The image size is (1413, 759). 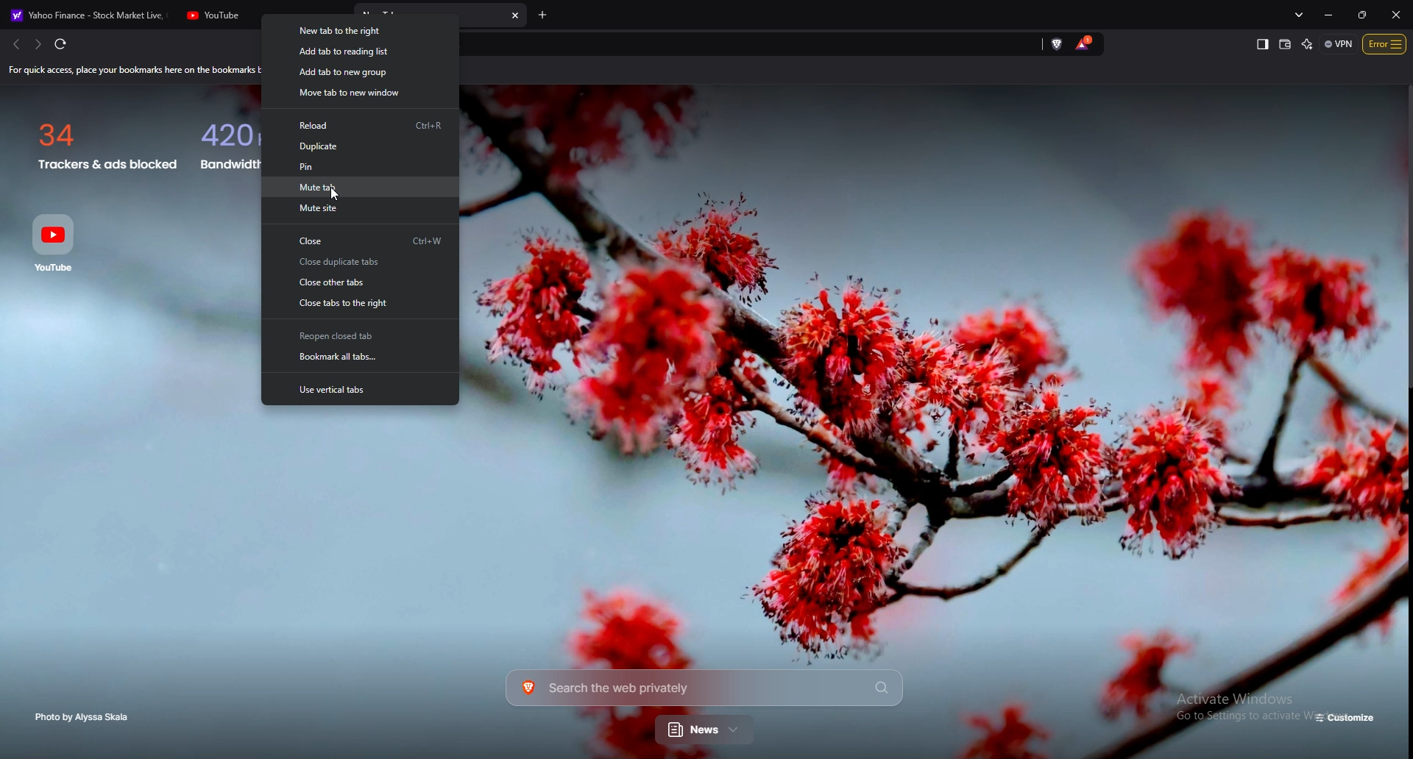 What do you see at coordinates (1301, 14) in the screenshot?
I see `search tabs` at bounding box center [1301, 14].